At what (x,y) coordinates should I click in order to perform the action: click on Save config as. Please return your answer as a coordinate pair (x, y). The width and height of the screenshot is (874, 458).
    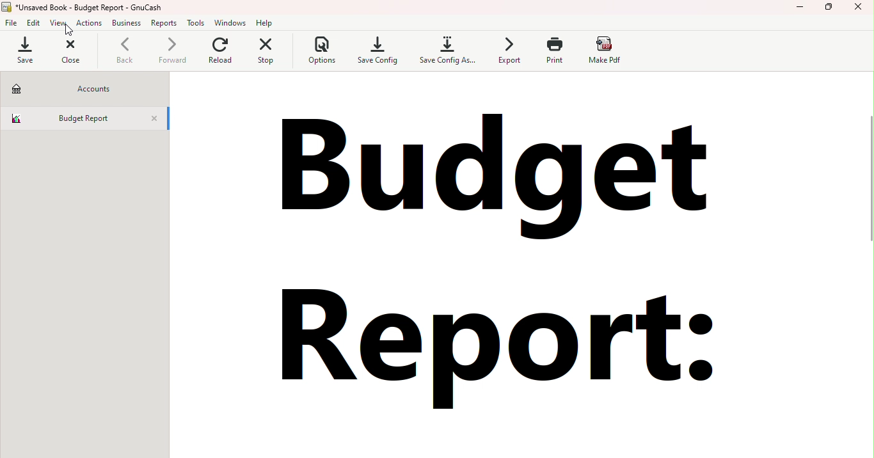
    Looking at the image, I should click on (449, 51).